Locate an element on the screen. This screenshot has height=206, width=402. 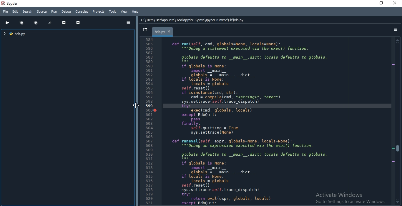
scroll bar is located at coordinates (398, 121).